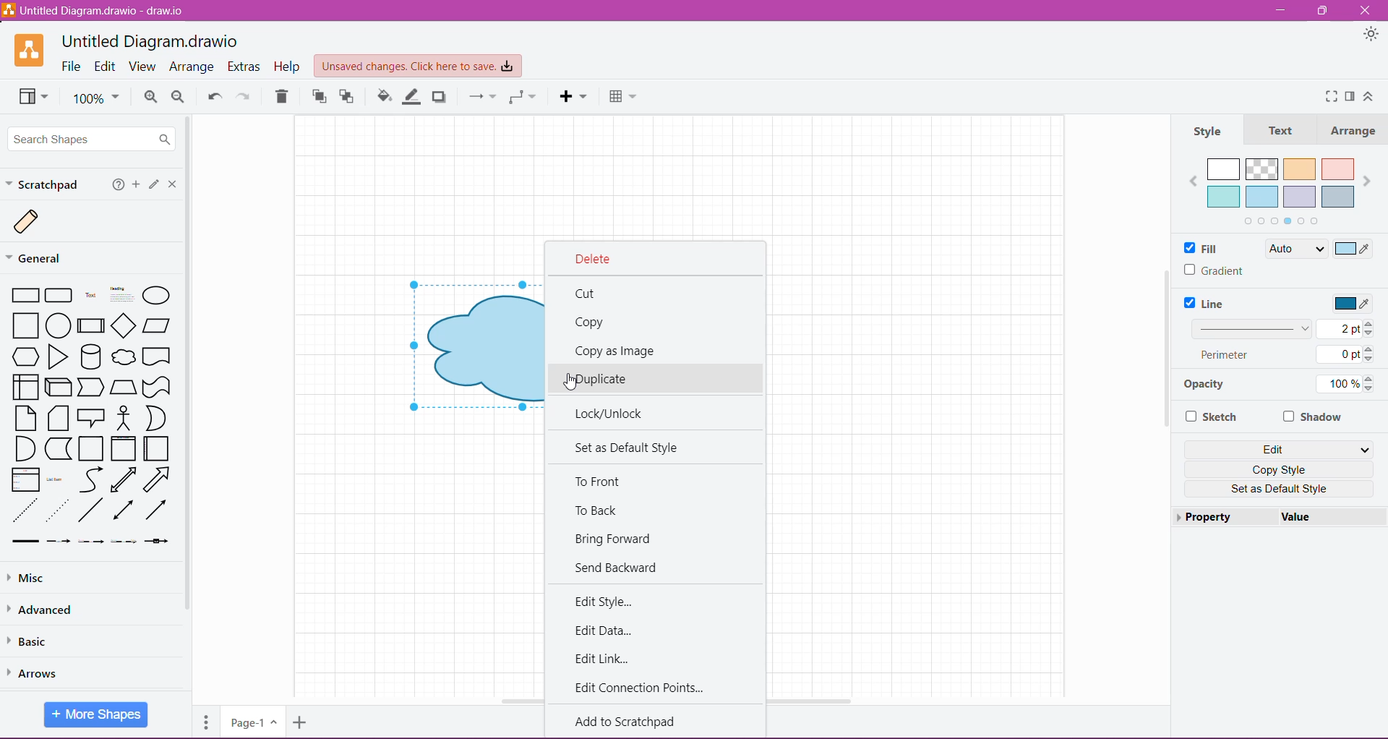  I want to click on Add to Scratchpad, so click(630, 725).